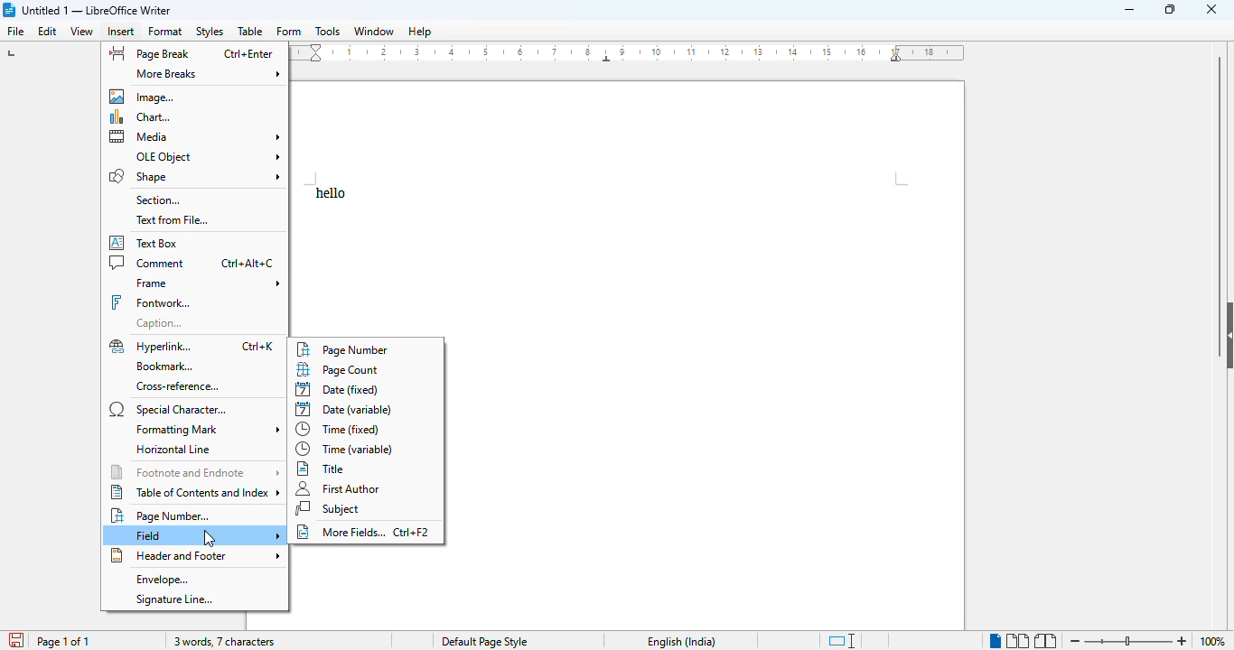  I want to click on text from file, so click(173, 219).